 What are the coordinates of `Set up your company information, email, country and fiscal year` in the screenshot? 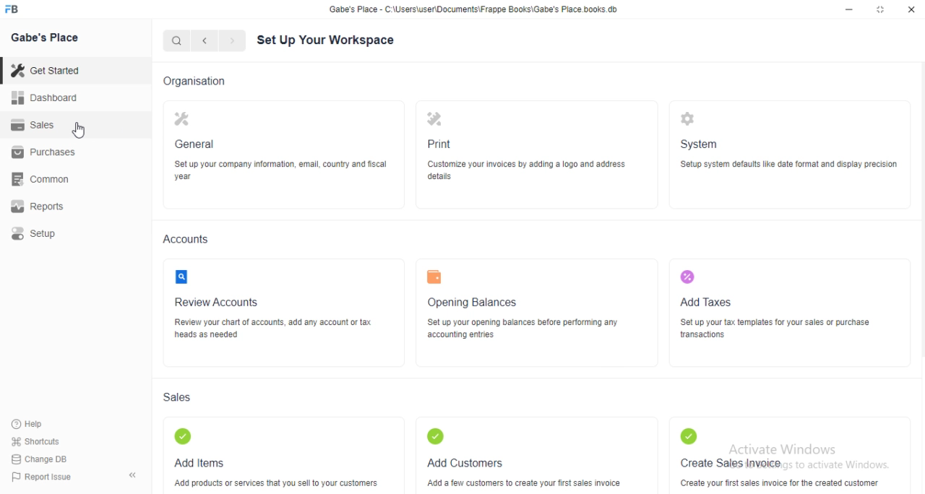 It's located at (280, 170).